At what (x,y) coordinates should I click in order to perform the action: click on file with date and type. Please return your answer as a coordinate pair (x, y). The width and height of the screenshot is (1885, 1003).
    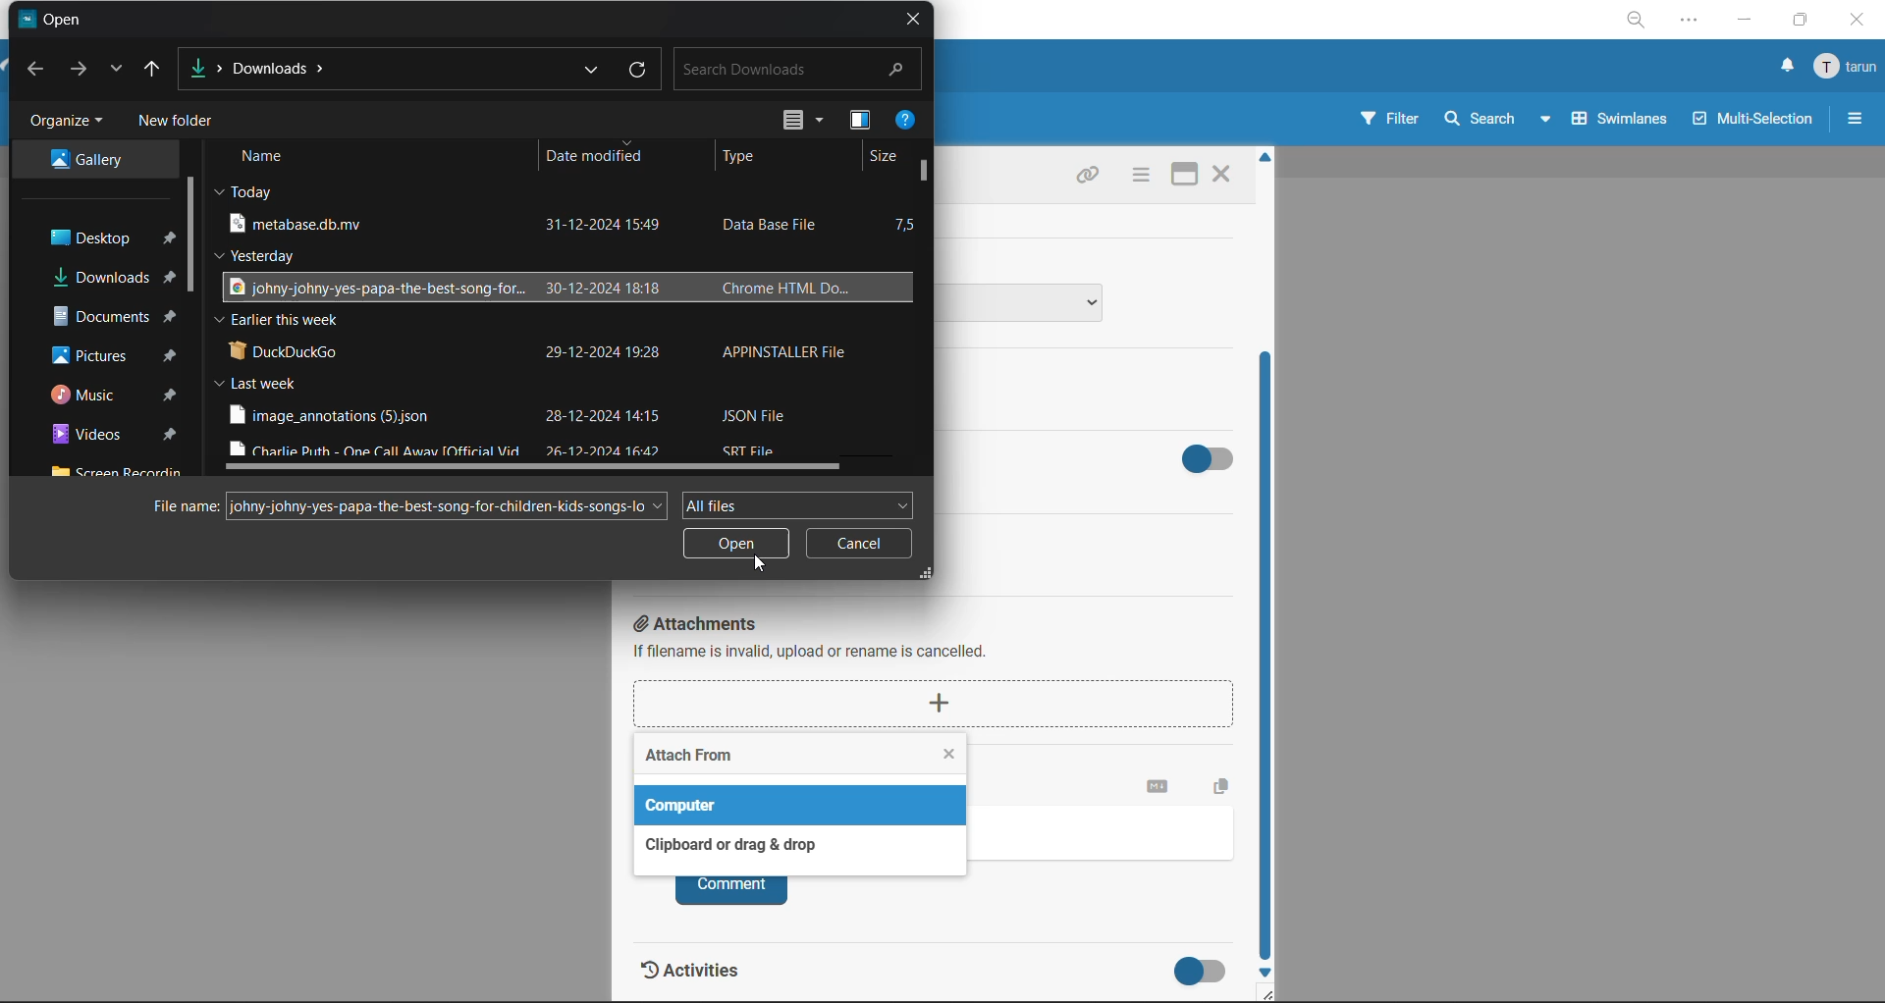
    Looking at the image, I should click on (538, 288).